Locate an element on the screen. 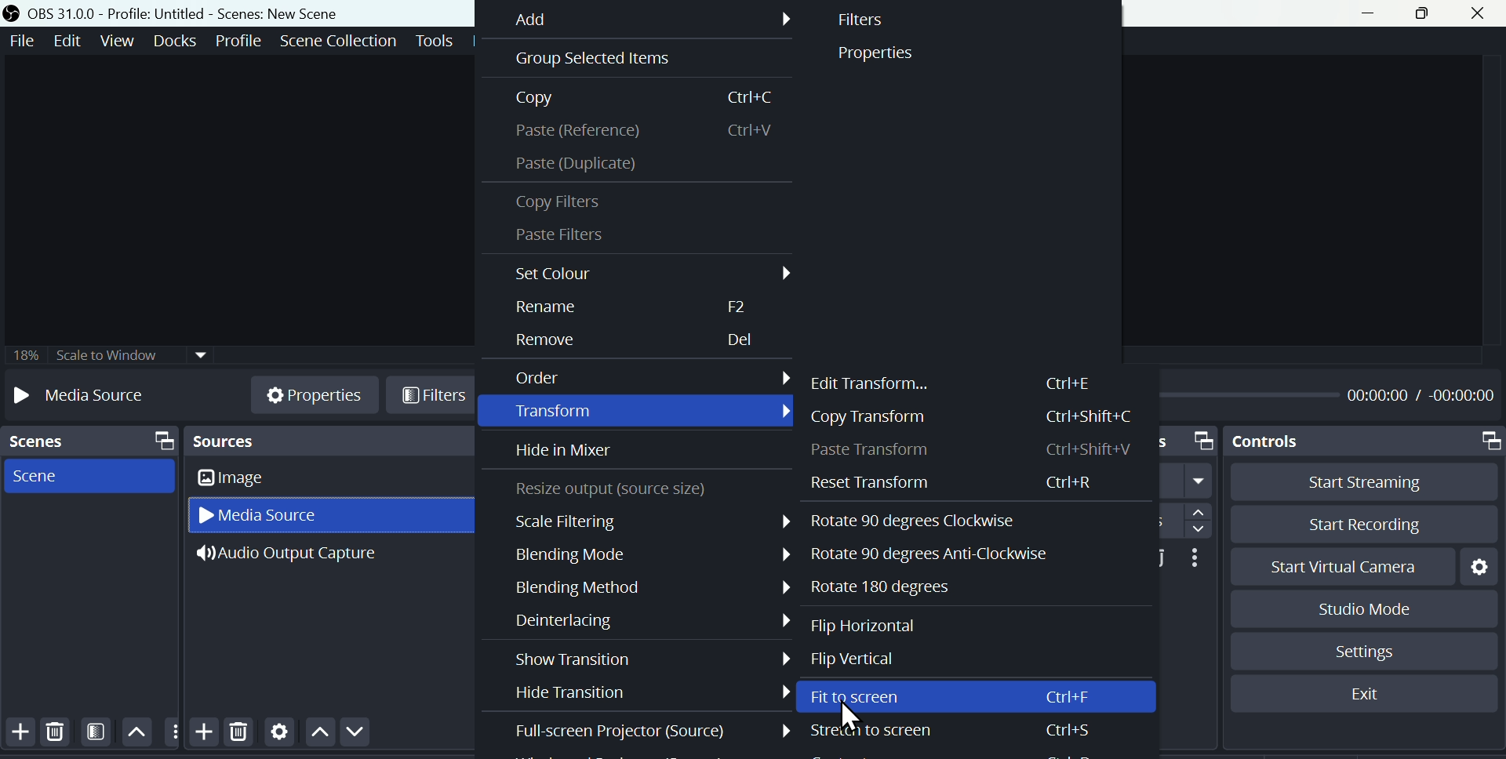 Image resolution: width=1506 pixels, height=759 pixels. Ctrl+F is located at coordinates (1079, 698).